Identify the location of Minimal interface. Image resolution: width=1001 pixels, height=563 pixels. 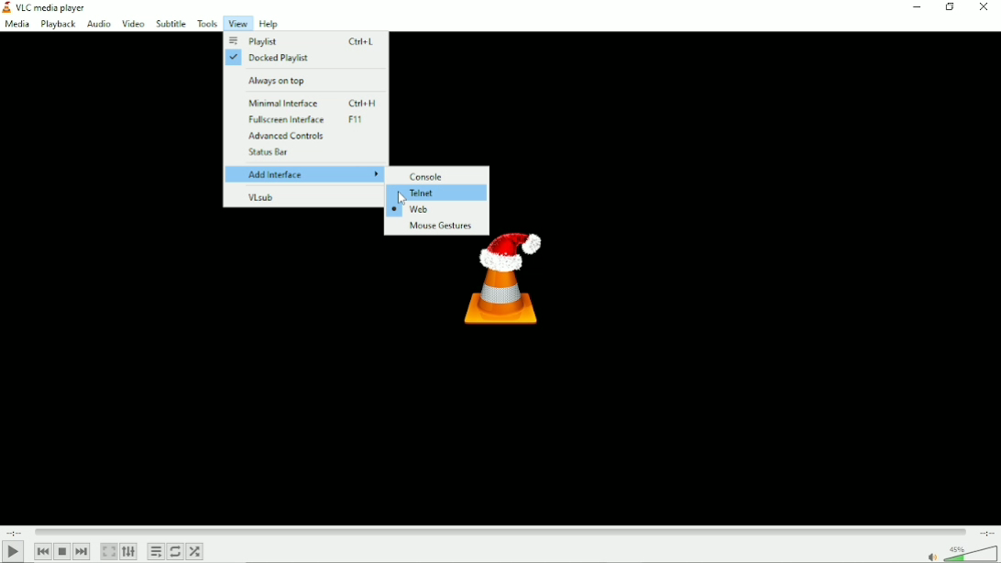
(316, 103).